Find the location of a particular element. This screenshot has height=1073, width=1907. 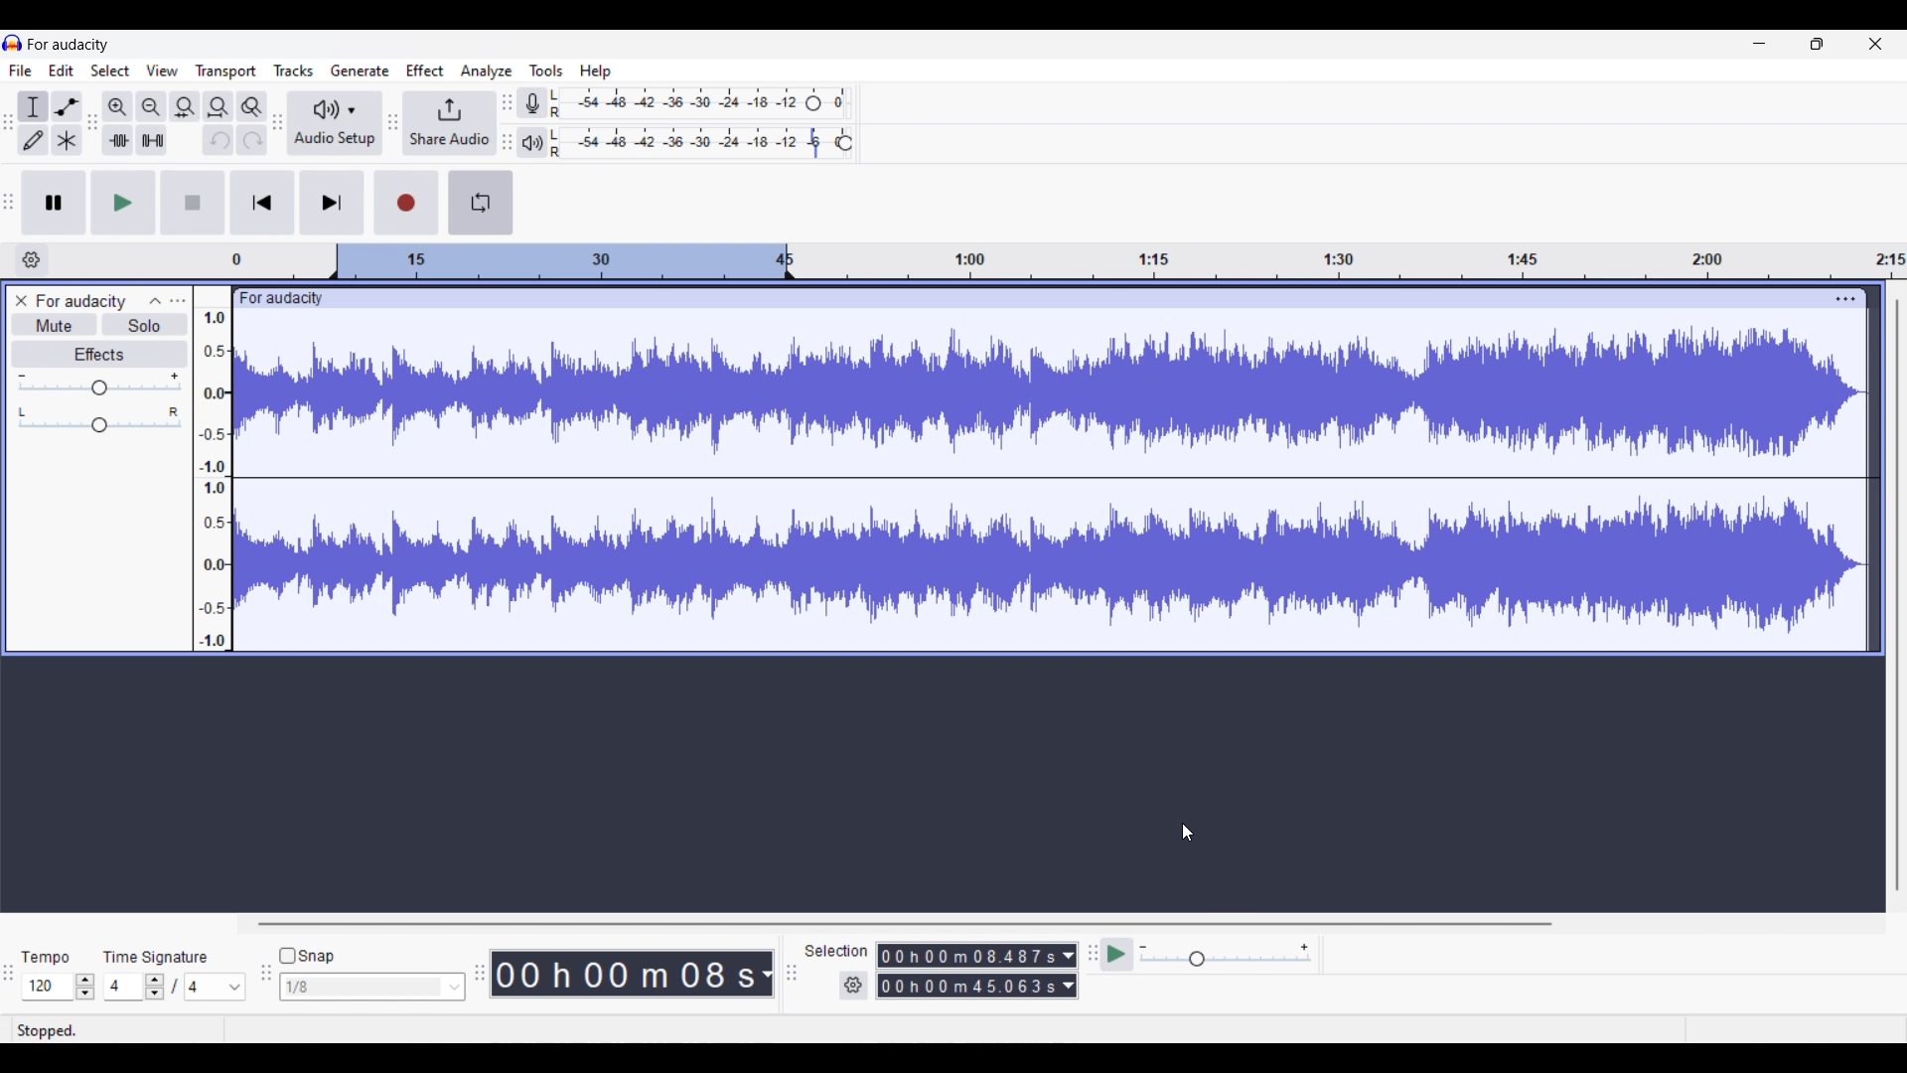

Software logo is located at coordinates (13, 43).